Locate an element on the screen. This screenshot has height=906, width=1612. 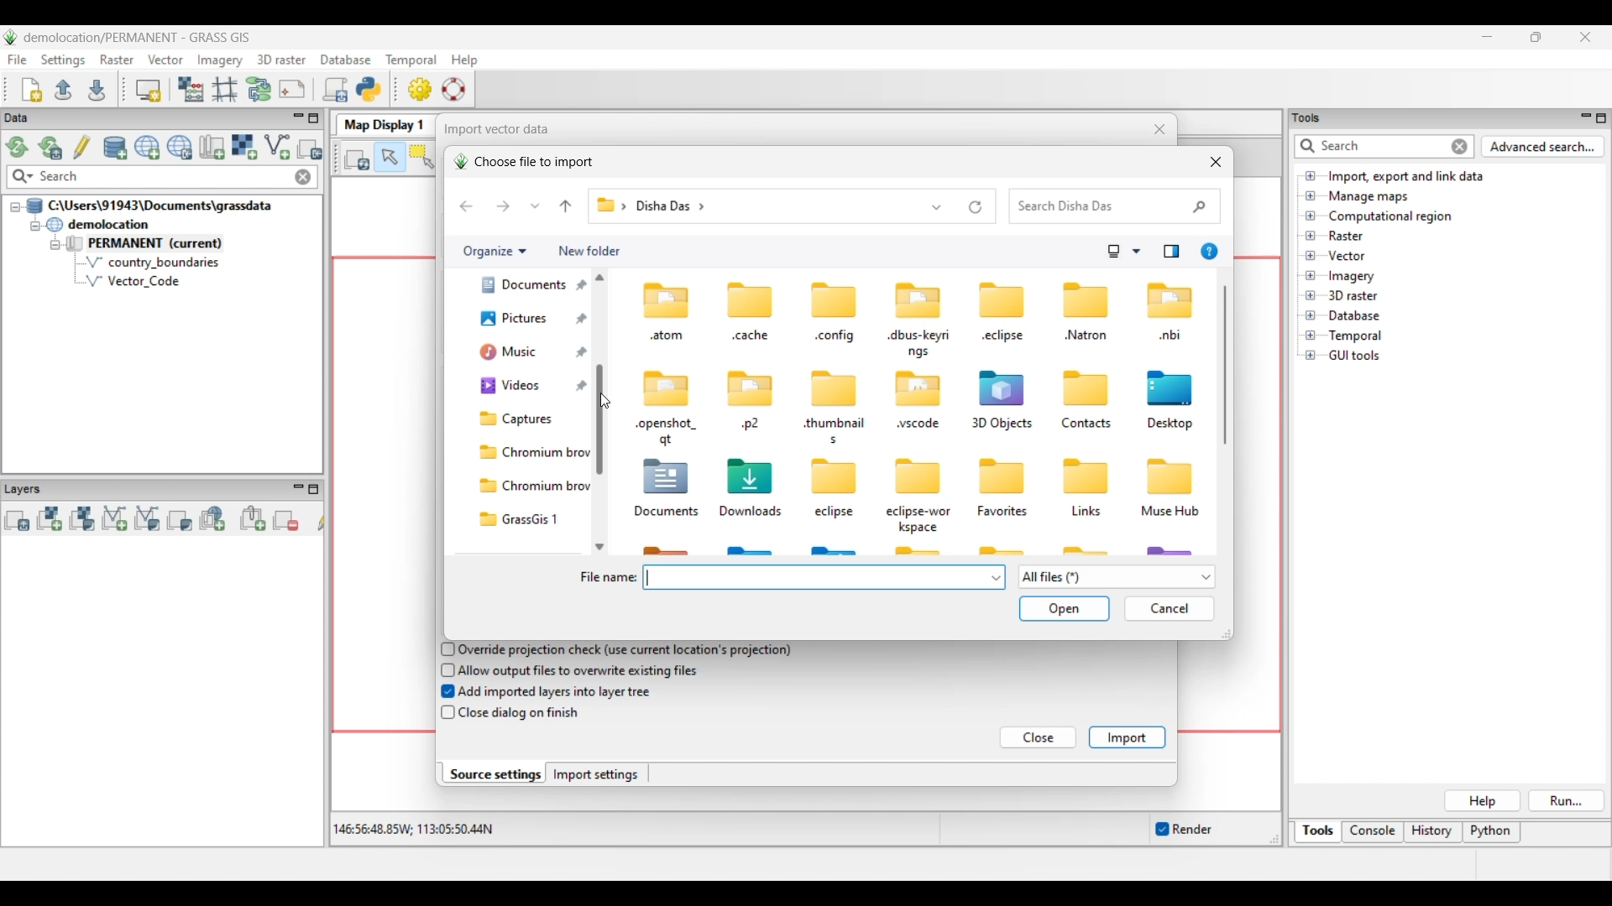
Graphical Modeler is located at coordinates (259, 89).